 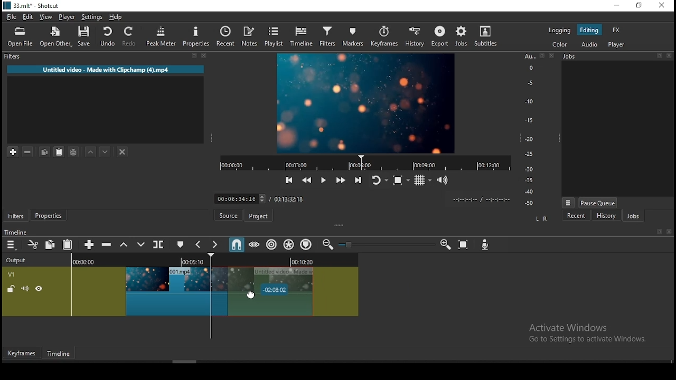 I want to click on fx, so click(x=616, y=31).